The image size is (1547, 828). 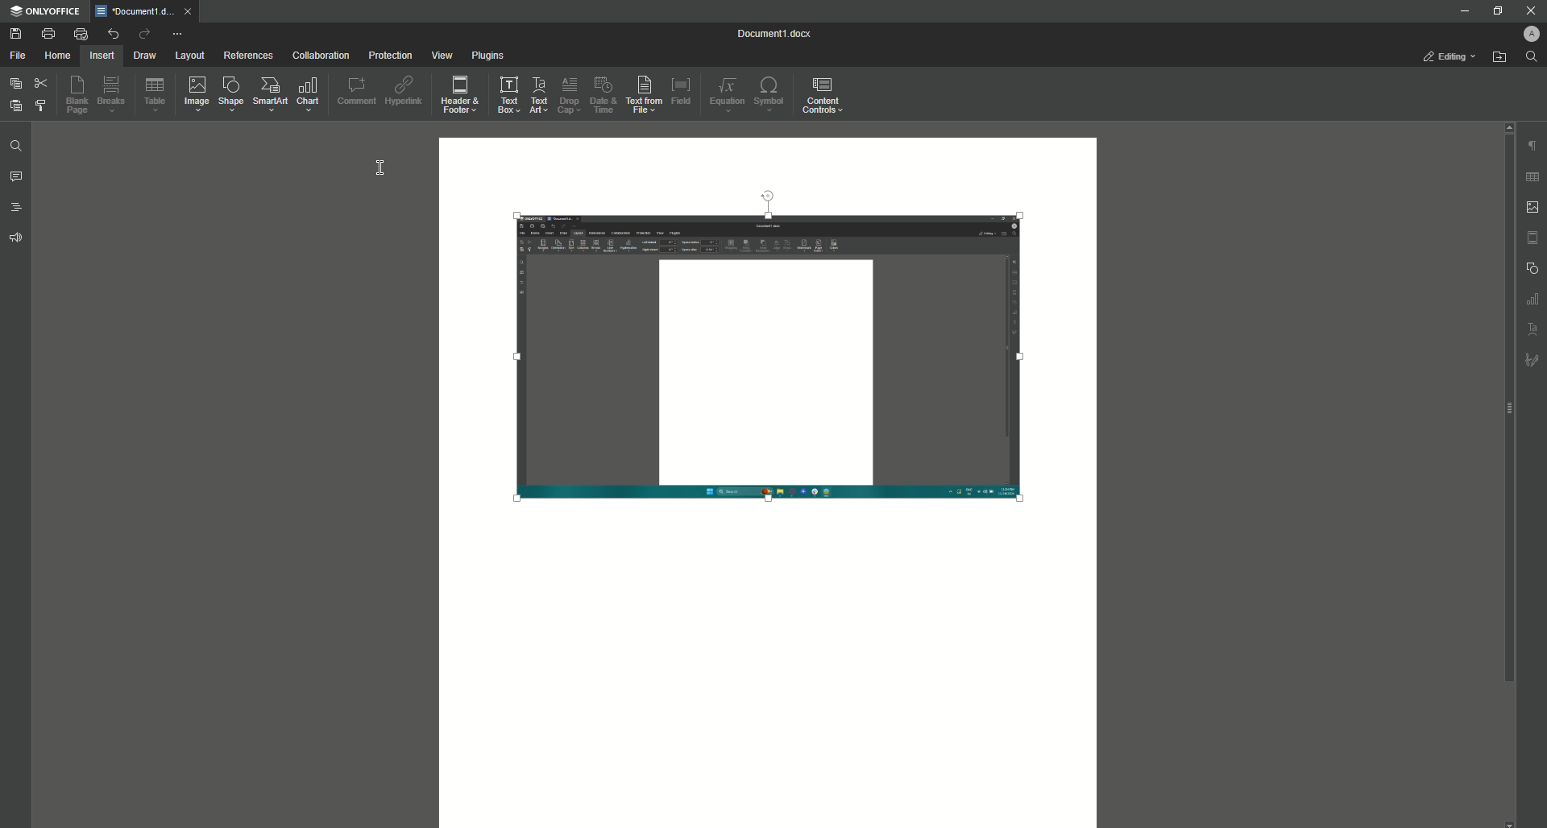 What do you see at coordinates (1509, 822) in the screenshot?
I see `scroll down` at bounding box center [1509, 822].